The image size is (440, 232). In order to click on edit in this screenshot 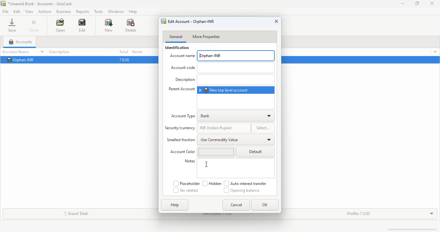, I will do `click(17, 11)`.